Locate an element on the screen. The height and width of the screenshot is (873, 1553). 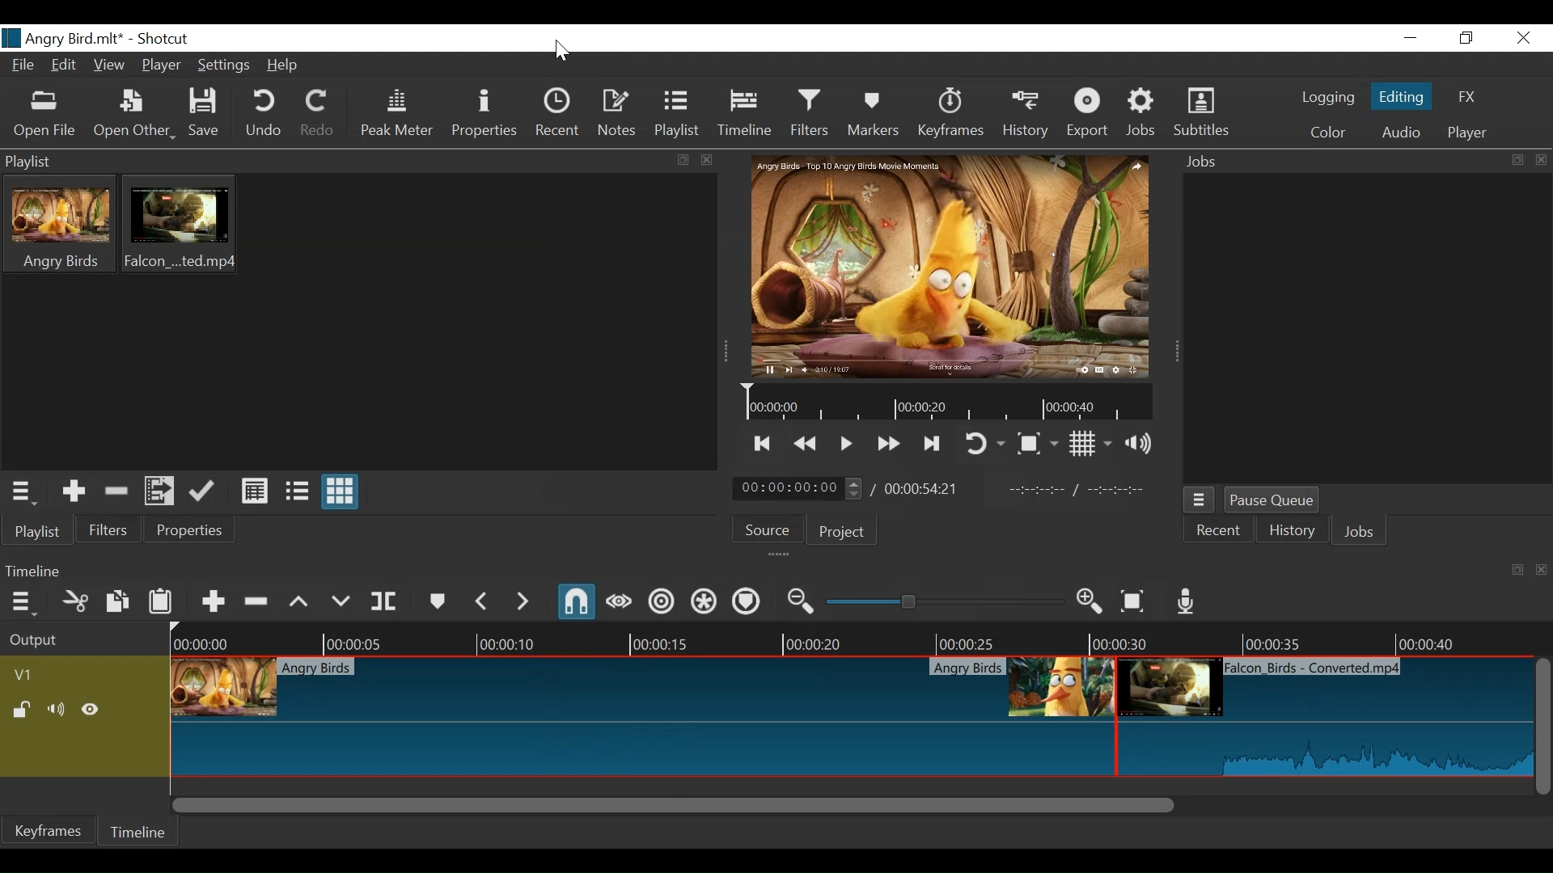
Project is located at coordinates (846, 532).